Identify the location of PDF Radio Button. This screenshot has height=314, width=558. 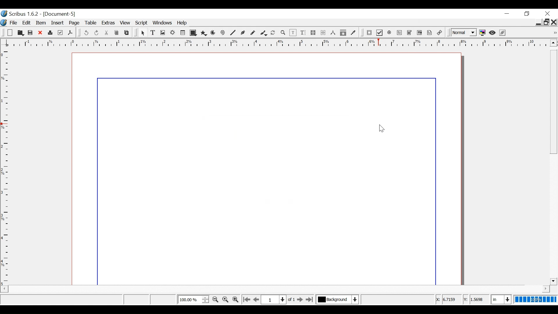
(390, 33).